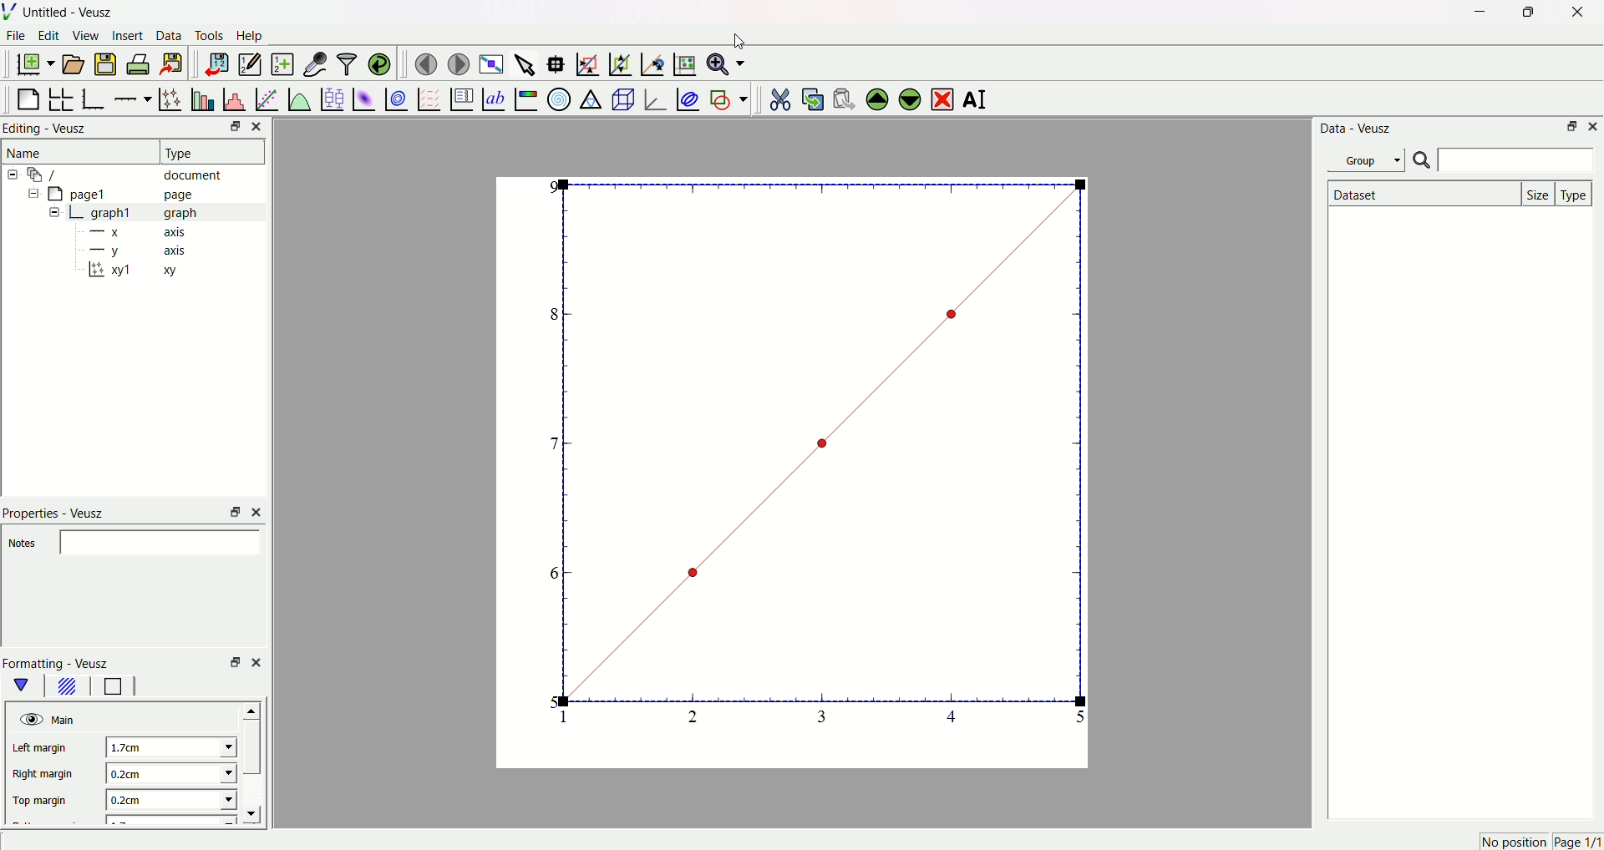  I want to click on expand, so click(55, 213).